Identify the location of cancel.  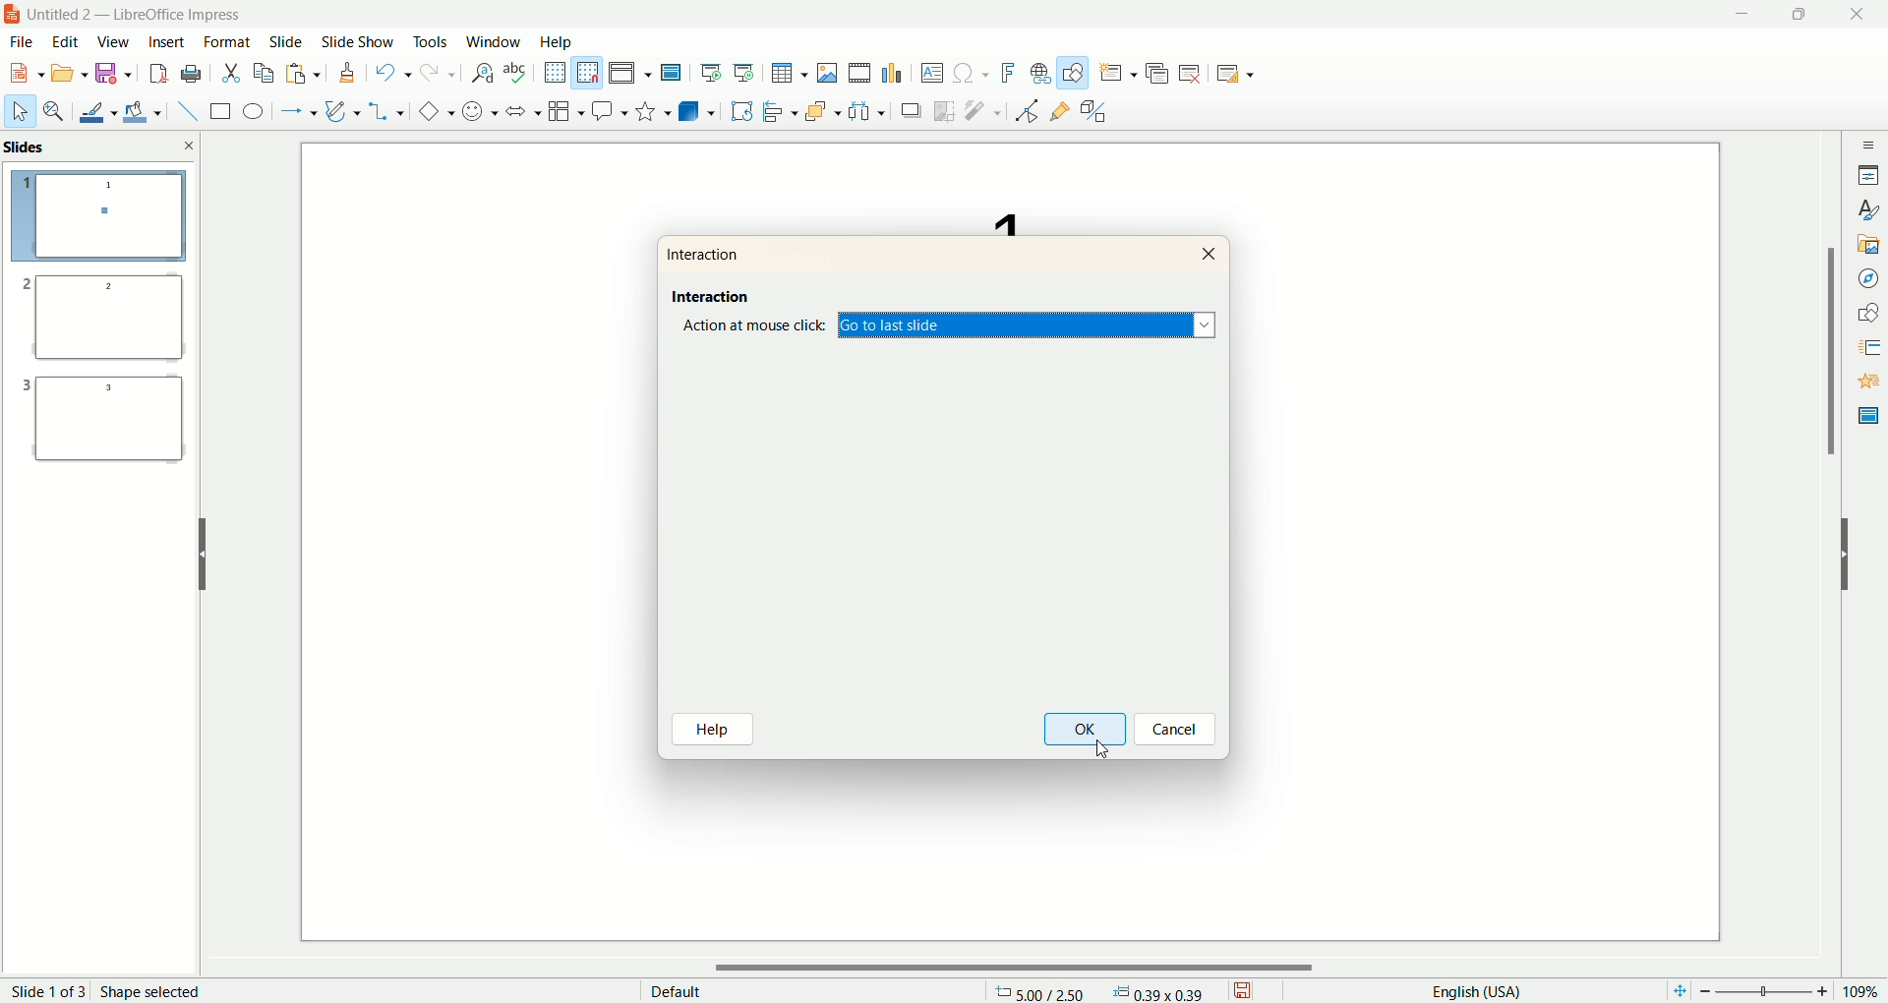
(1177, 728).